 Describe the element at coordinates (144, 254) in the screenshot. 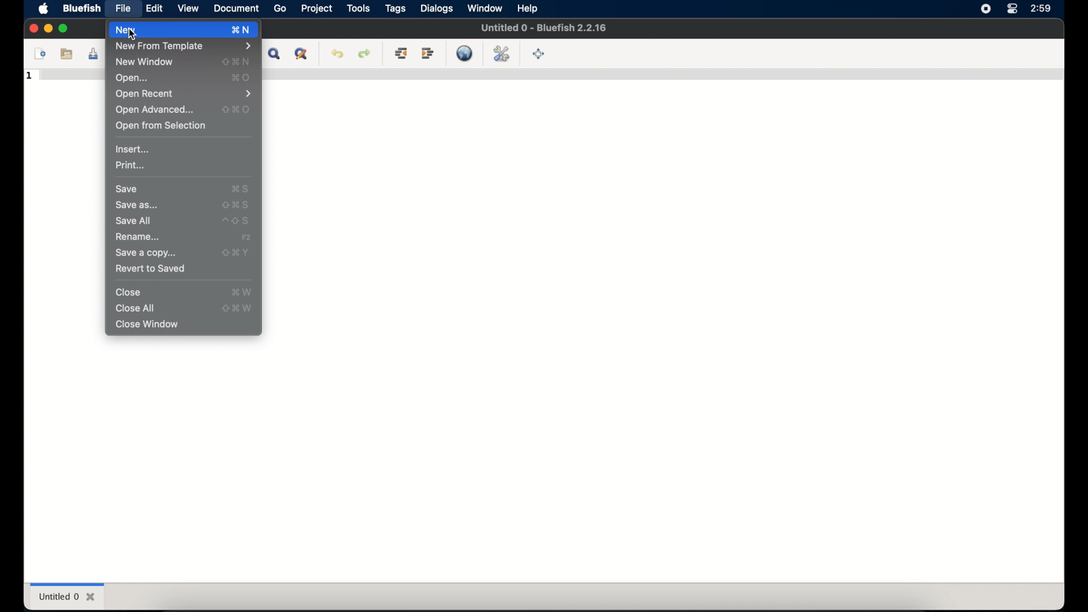

I see `save a copy` at that location.